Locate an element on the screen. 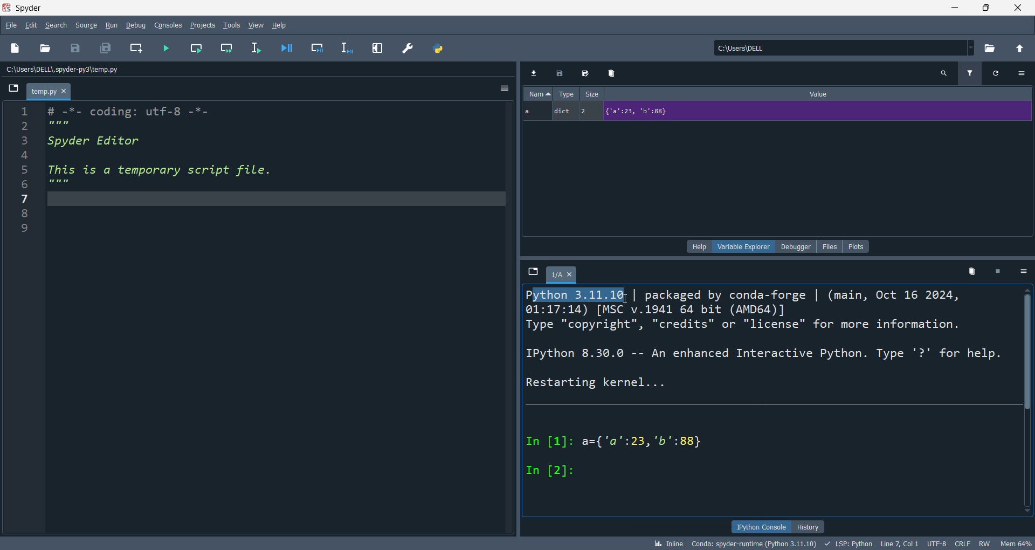 The image size is (1035, 550). CRLF is located at coordinates (964, 542).